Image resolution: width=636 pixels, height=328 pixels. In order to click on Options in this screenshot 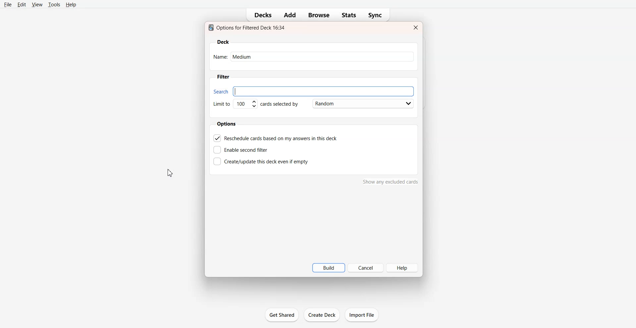, I will do `click(228, 124)`.